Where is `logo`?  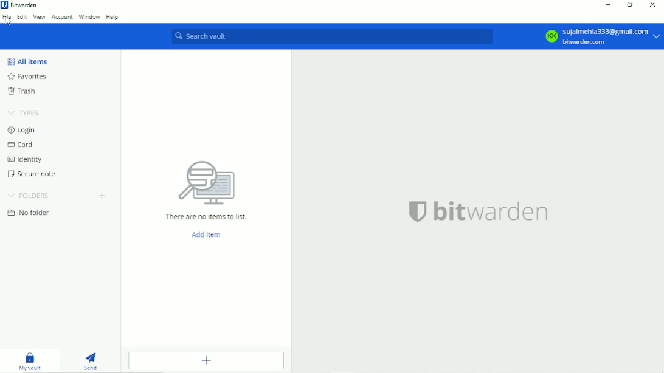
logo is located at coordinates (414, 212).